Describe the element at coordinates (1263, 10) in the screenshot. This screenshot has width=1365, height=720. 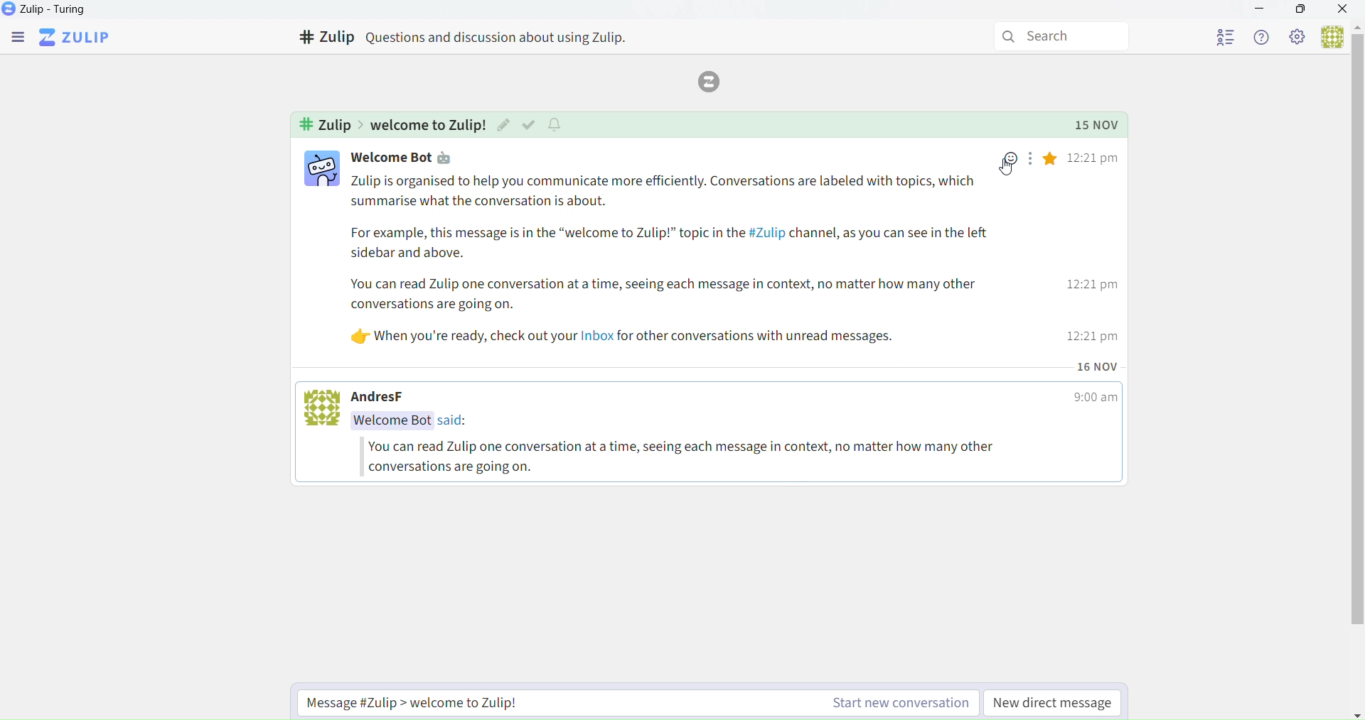
I see `Minimize` at that location.